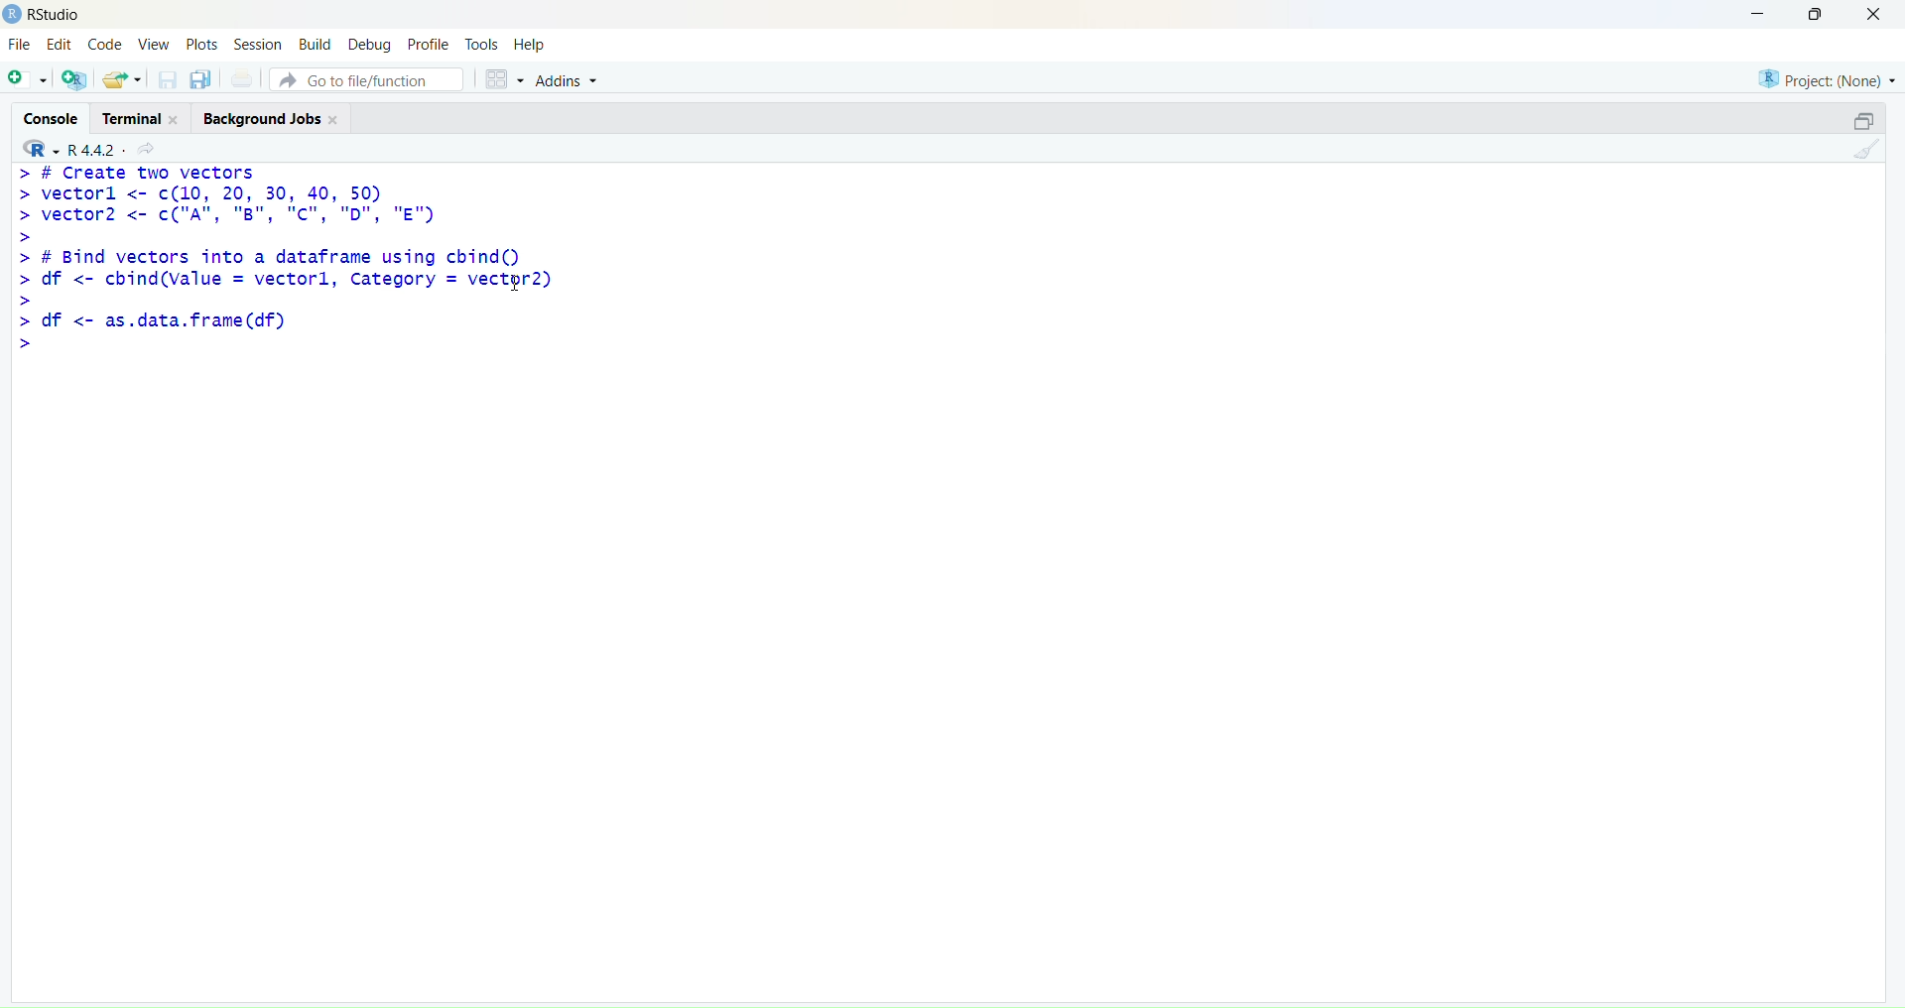 This screenshot has height=1008, width=1905. I want to click on Minimize, so click(1757, 15).